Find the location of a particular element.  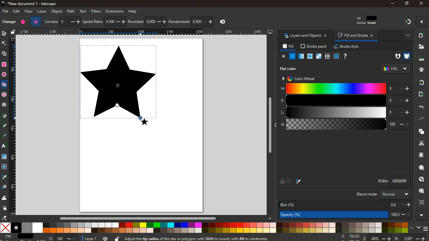

ice is located at coordinates (311, 56).